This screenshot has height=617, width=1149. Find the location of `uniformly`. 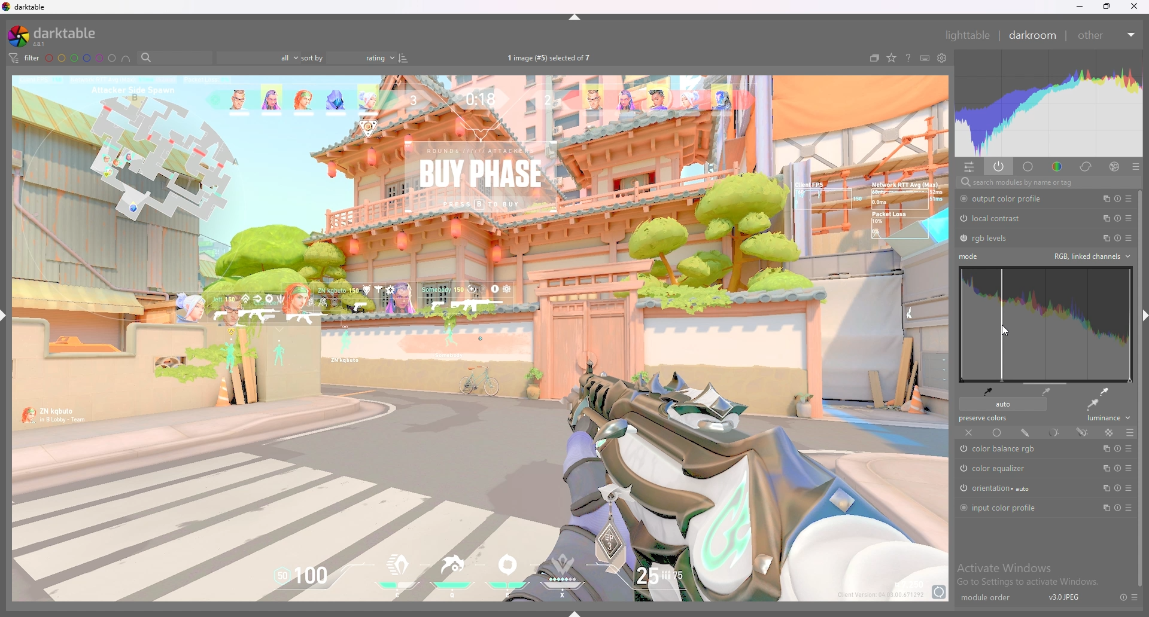

uniformly is located at coordinates (997, 433).